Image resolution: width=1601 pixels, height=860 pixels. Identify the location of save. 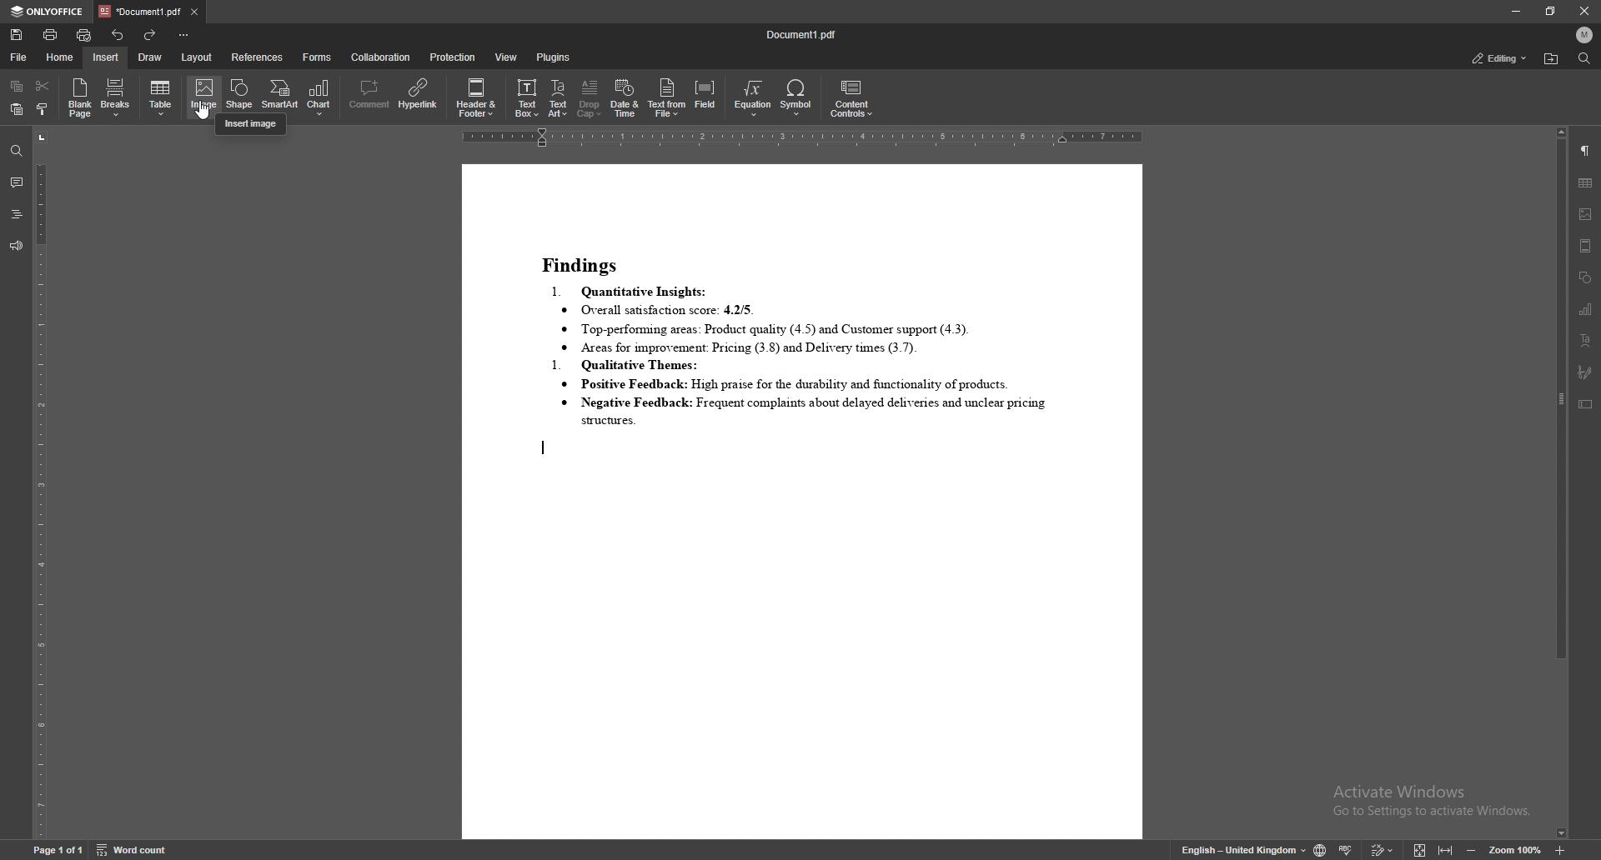
(18, 35).